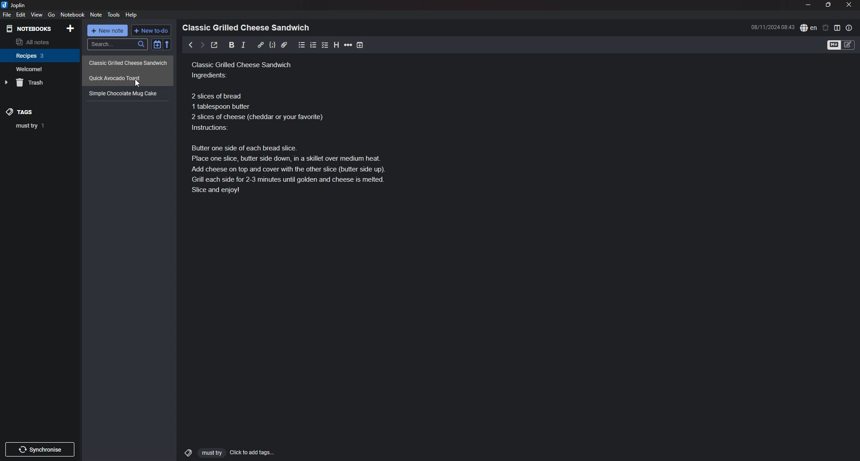  I want to click on note properties, so click(849, 28).